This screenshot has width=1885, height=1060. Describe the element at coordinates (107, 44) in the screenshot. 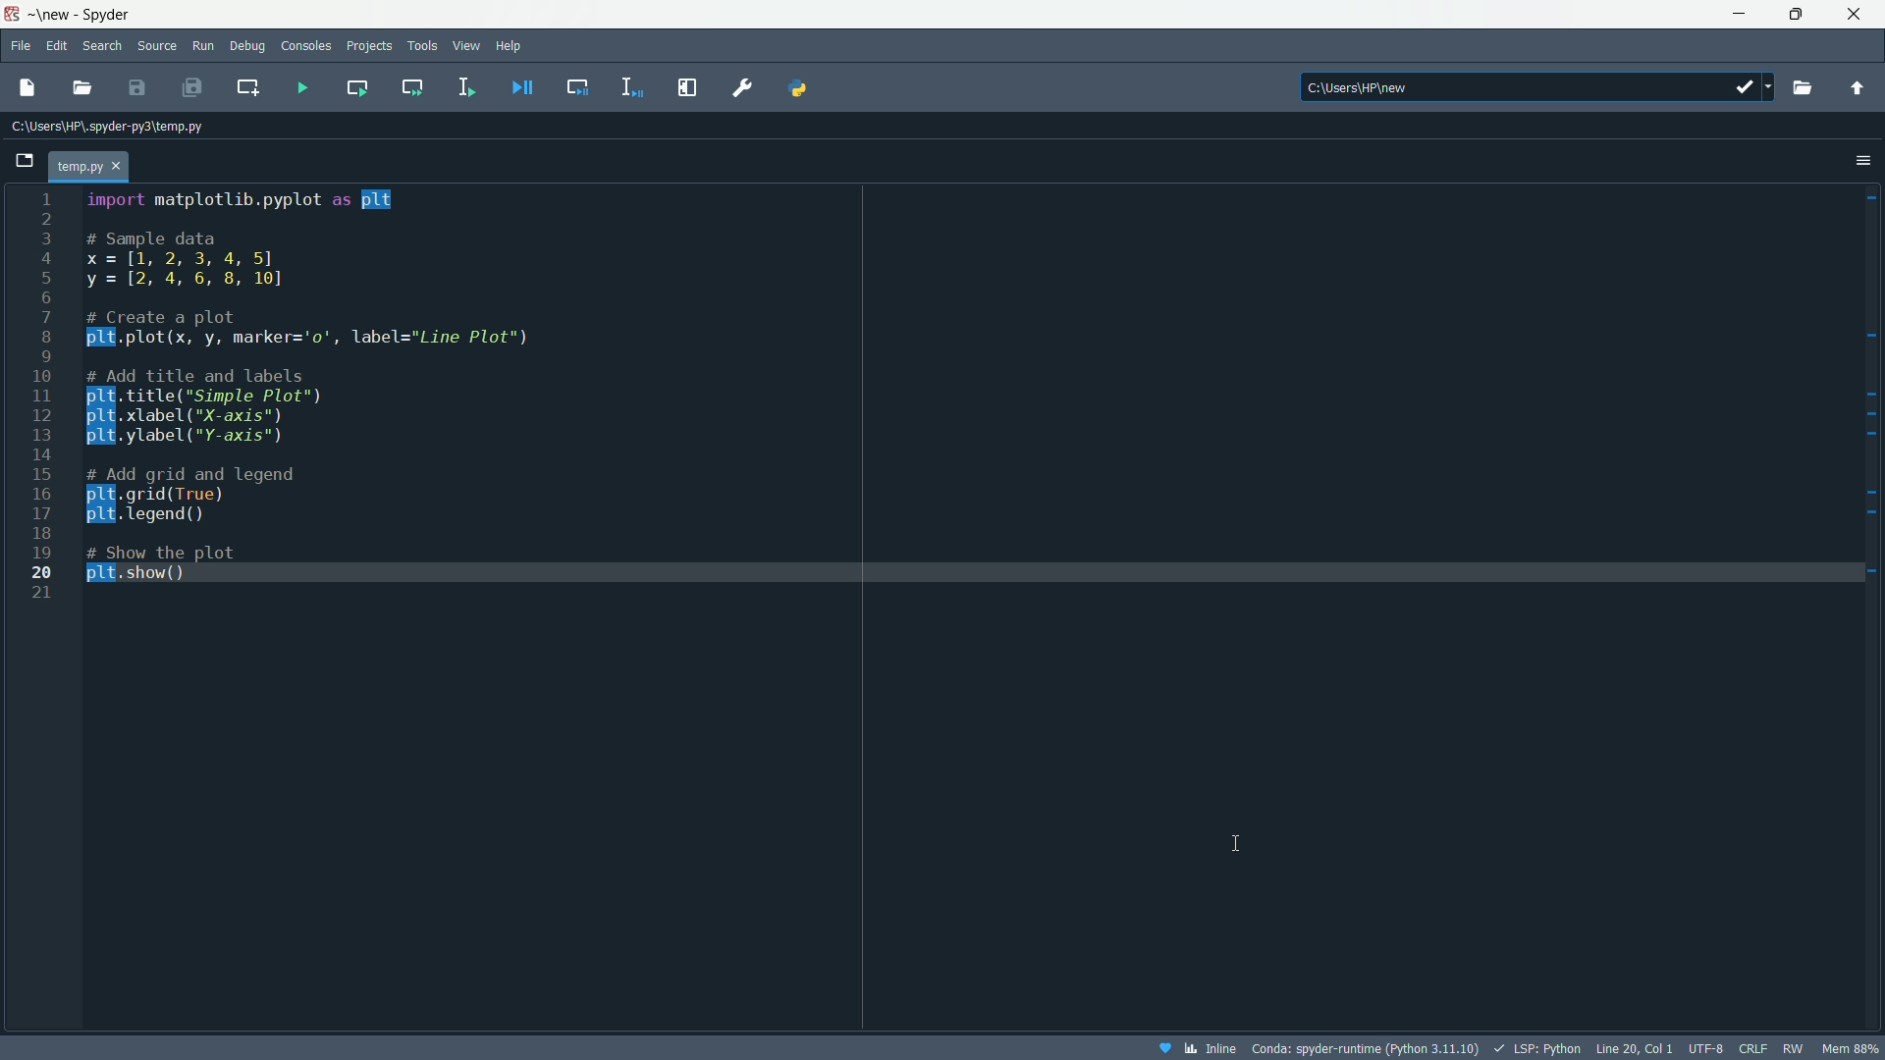

I see `search` at that location.